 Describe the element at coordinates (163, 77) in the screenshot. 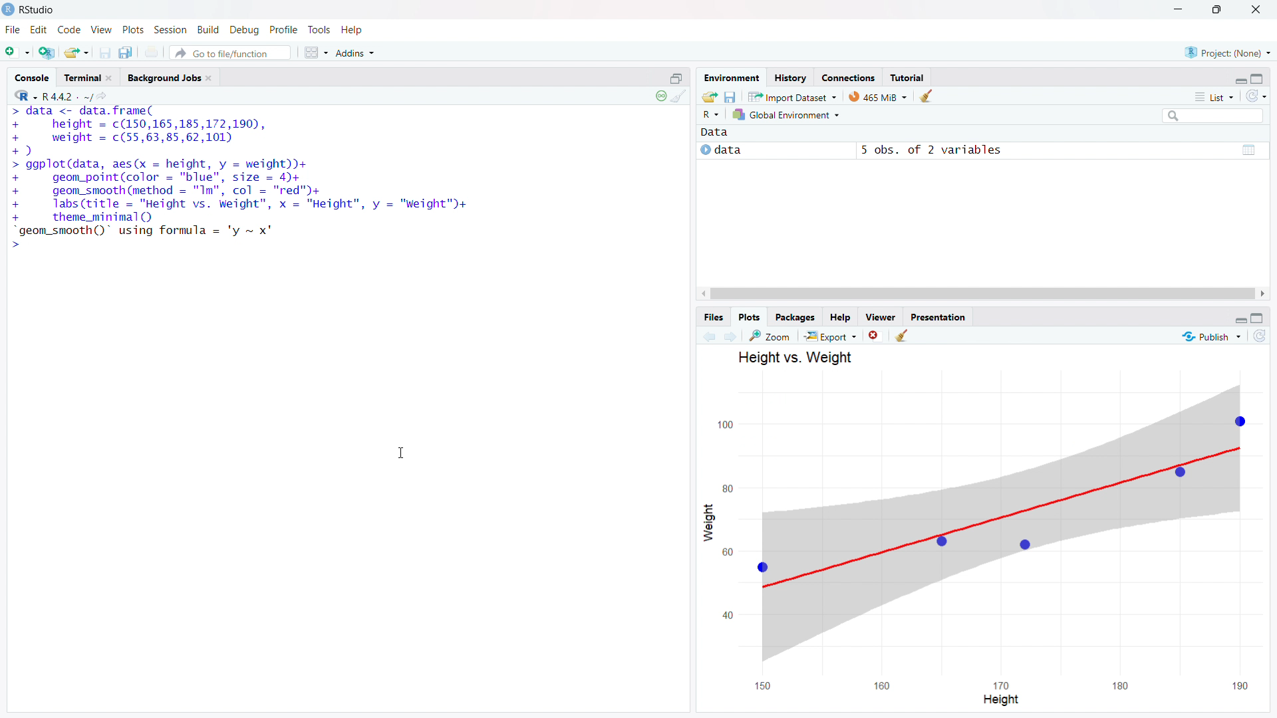

I see `background jobs` at that location.